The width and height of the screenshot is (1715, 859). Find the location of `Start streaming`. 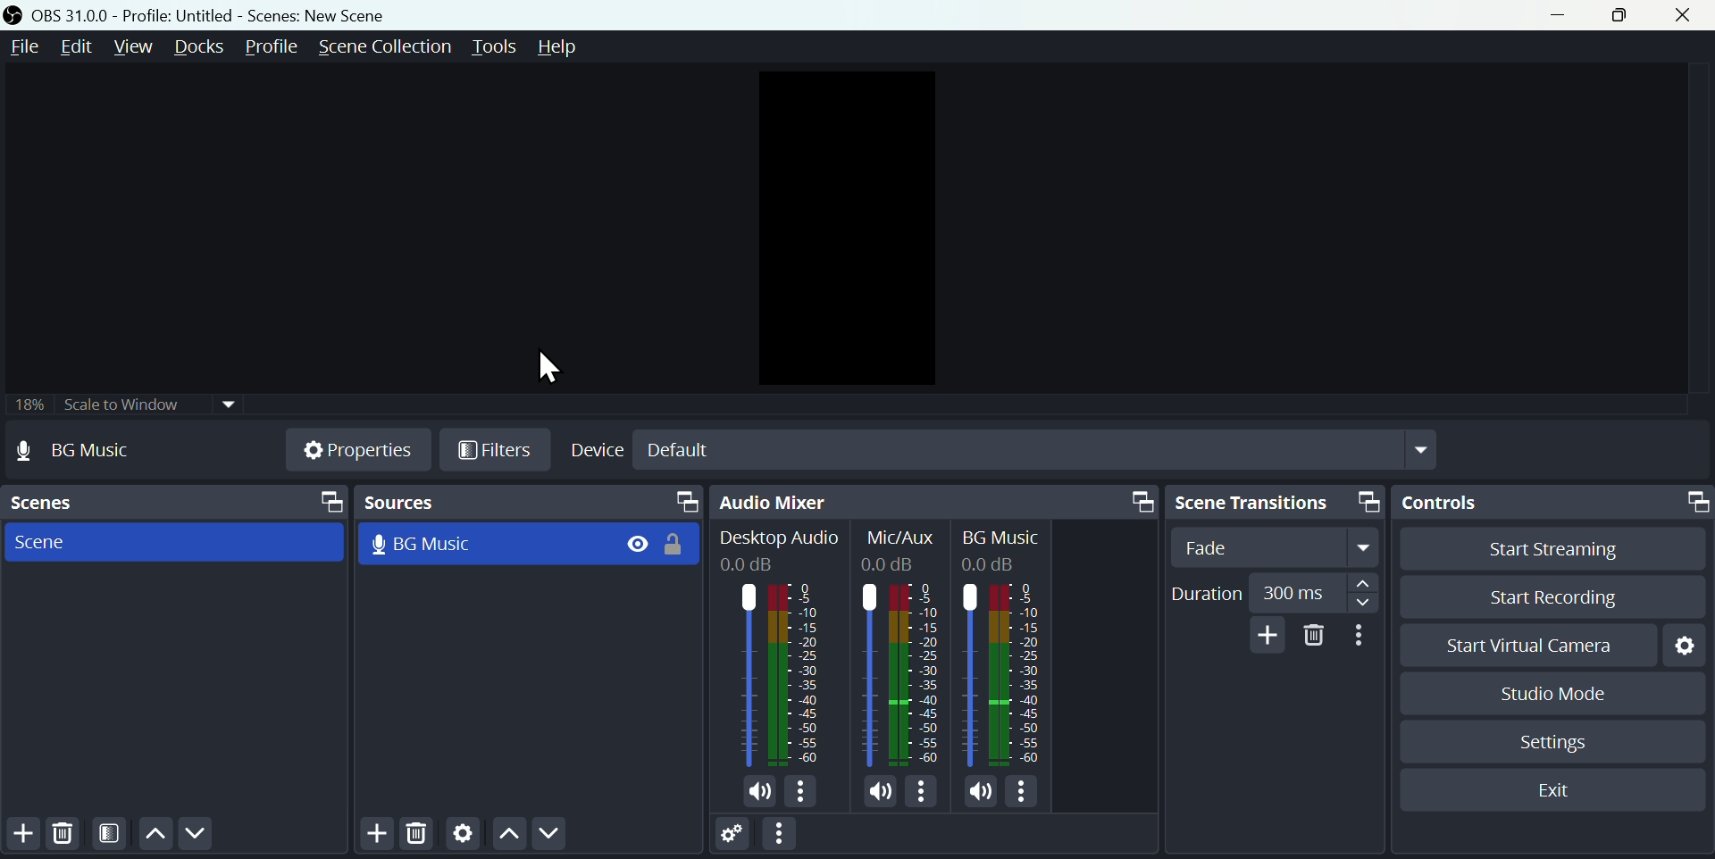

Start streaming is located at coordinates (1551, 546).